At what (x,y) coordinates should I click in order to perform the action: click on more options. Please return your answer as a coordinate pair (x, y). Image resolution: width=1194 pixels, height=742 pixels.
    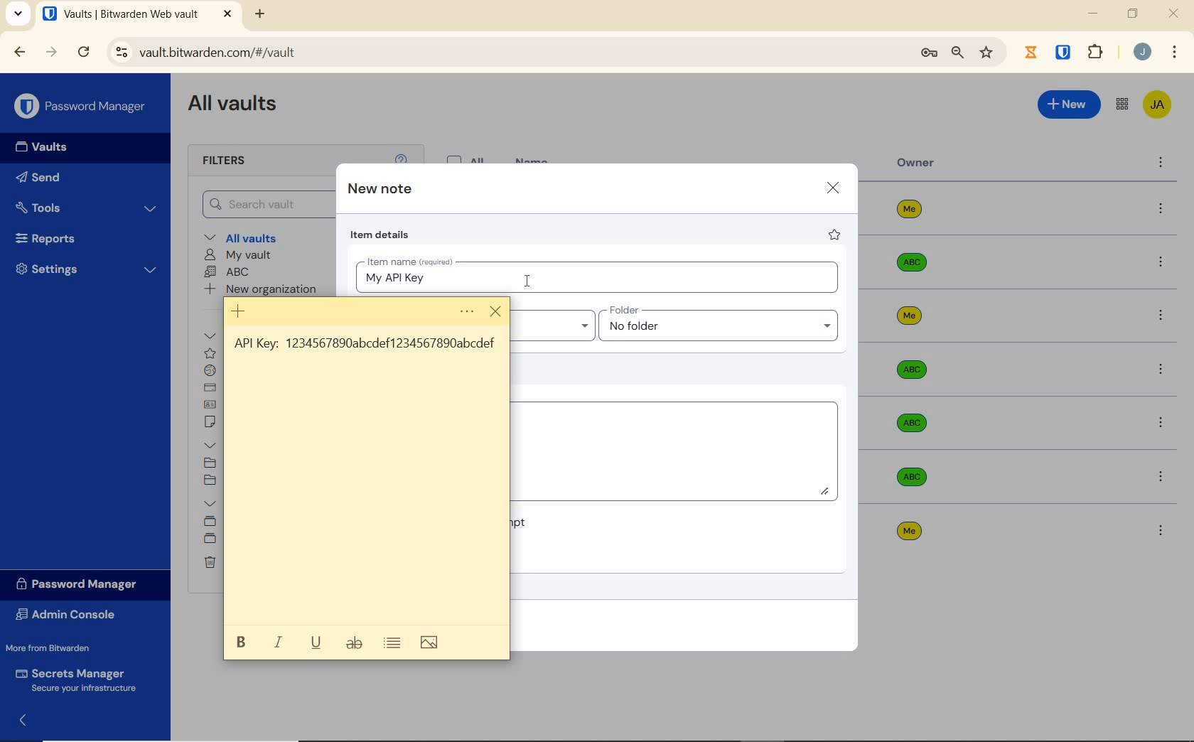
    Looking at the image, I should click on (1160, 370).